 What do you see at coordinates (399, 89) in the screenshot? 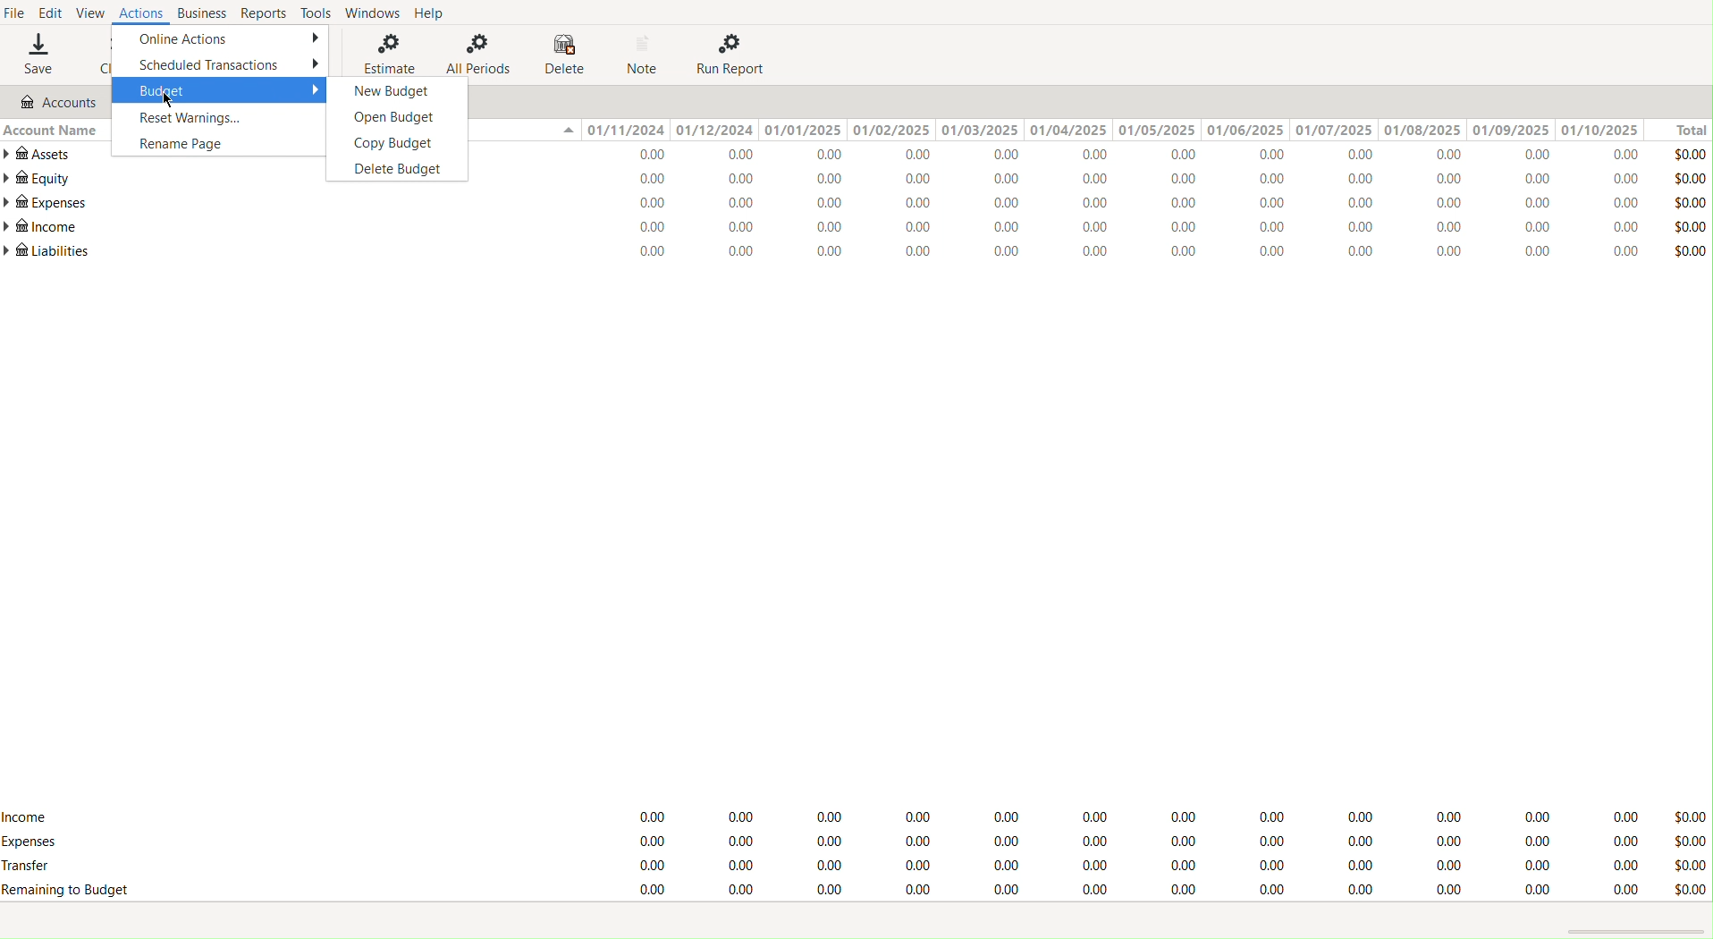
I see `New Budget` at bounding box center [399, 89].